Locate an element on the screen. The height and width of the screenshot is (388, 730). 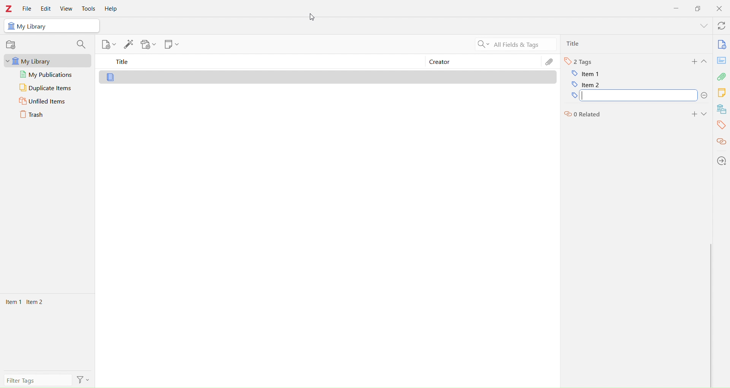
cursor is located at coordinates (309, 17).